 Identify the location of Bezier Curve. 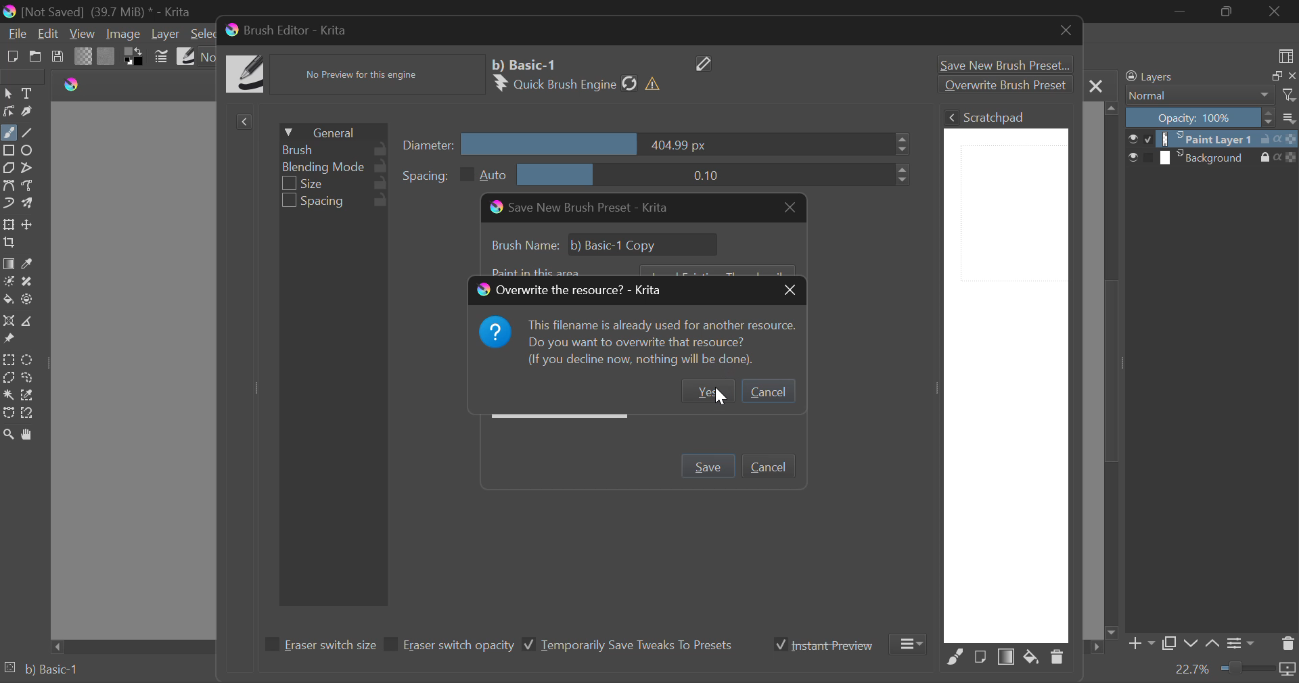
(11, 185).